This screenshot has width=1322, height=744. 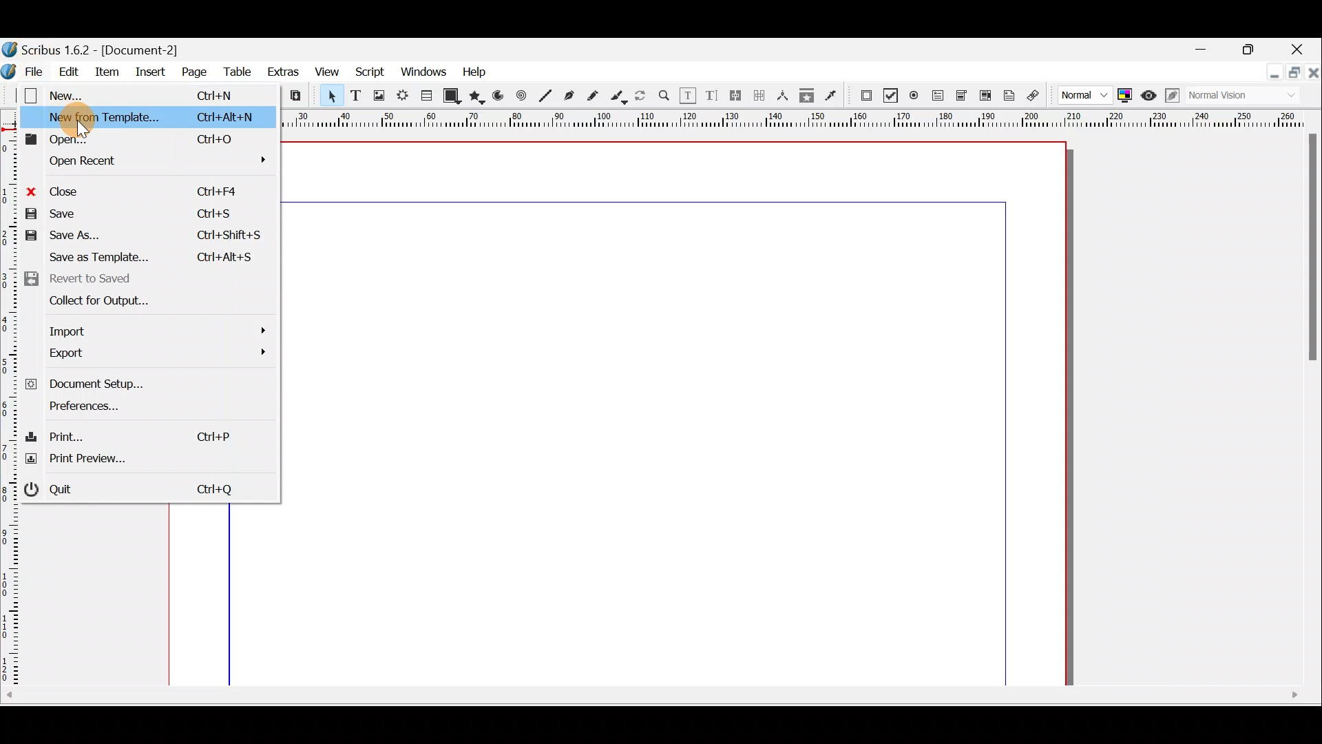 What do you see at coordinates (426, 74) in the screenshot?
I see `Windows` at bounding box center [426, 74].